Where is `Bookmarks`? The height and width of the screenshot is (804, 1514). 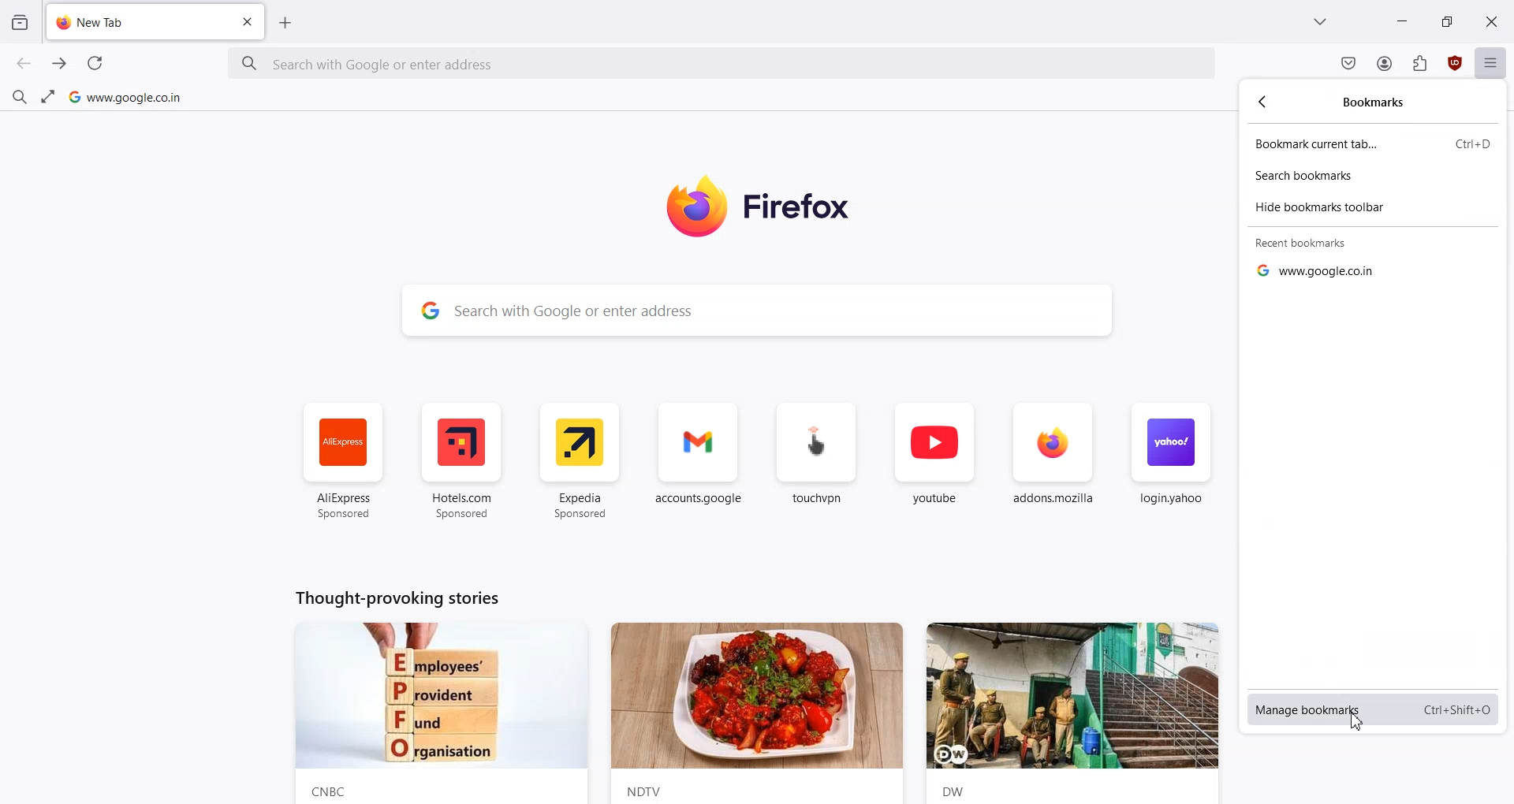 Bookmarks is located at coordinates (1374, 102).